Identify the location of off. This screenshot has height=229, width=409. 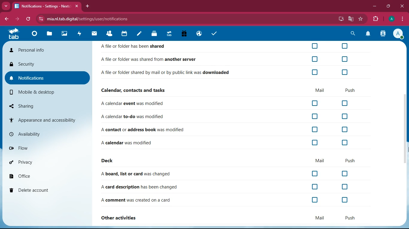
(344, 187).